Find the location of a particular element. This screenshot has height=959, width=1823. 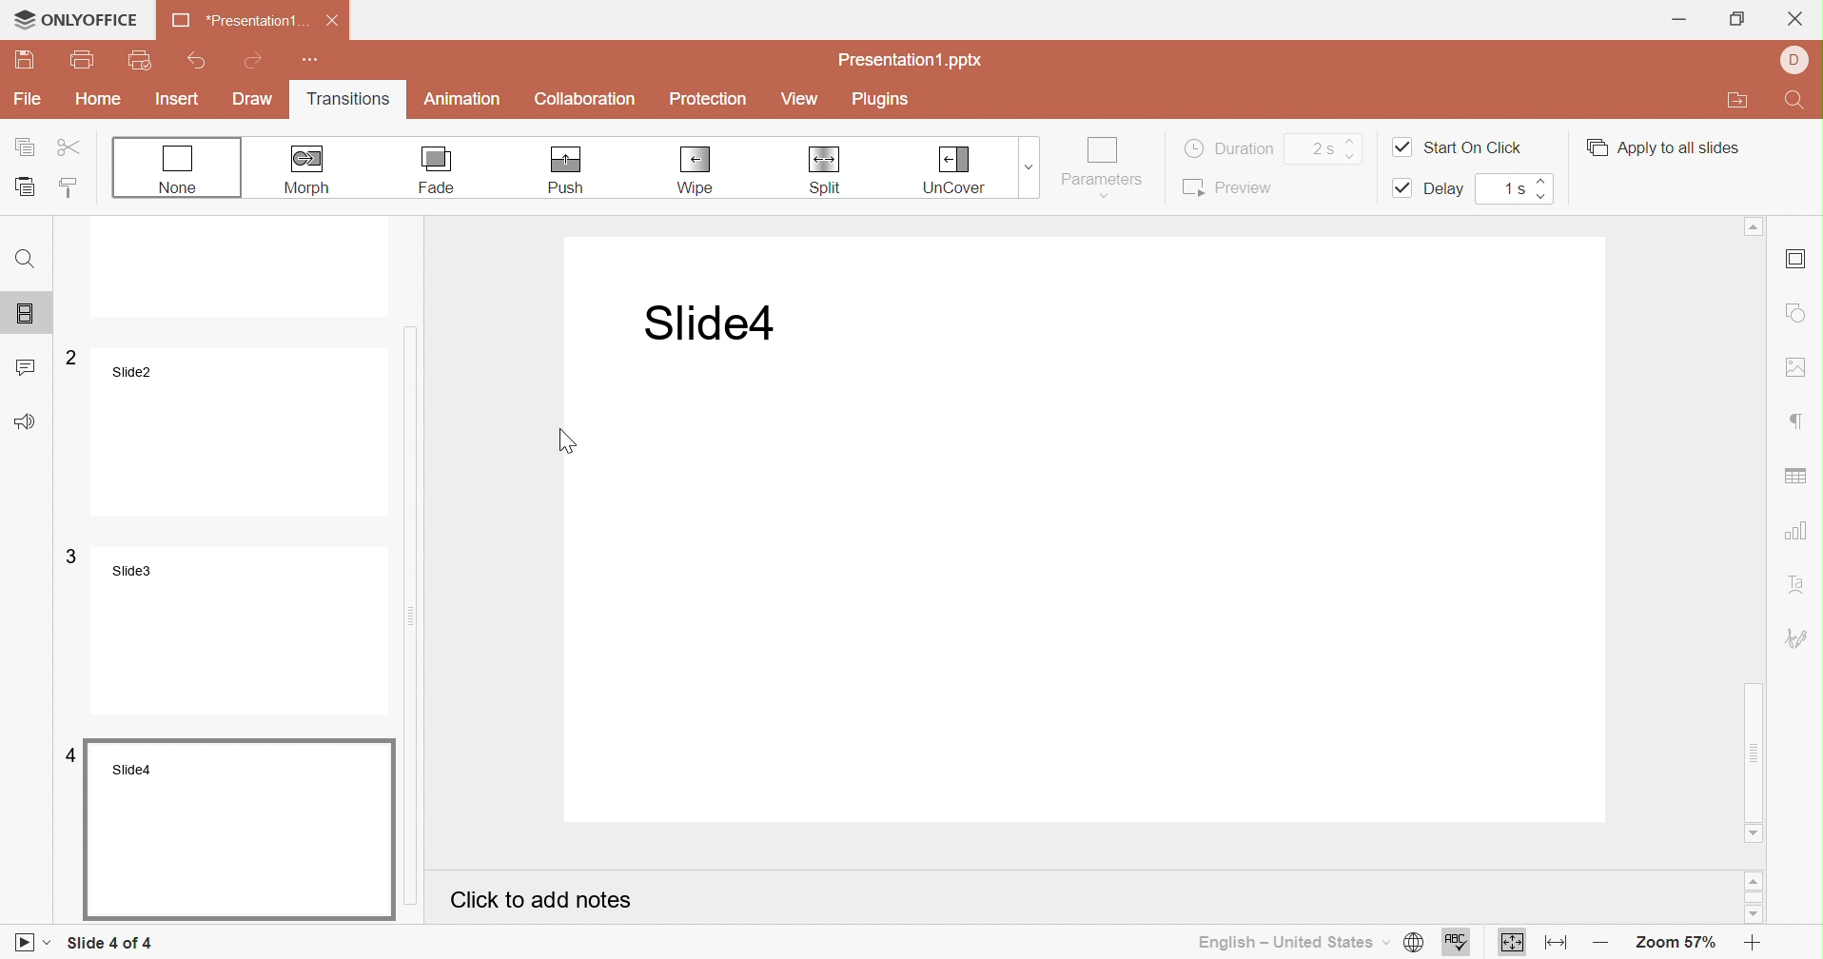

Scroll down is located at coordinates (1758, 918).